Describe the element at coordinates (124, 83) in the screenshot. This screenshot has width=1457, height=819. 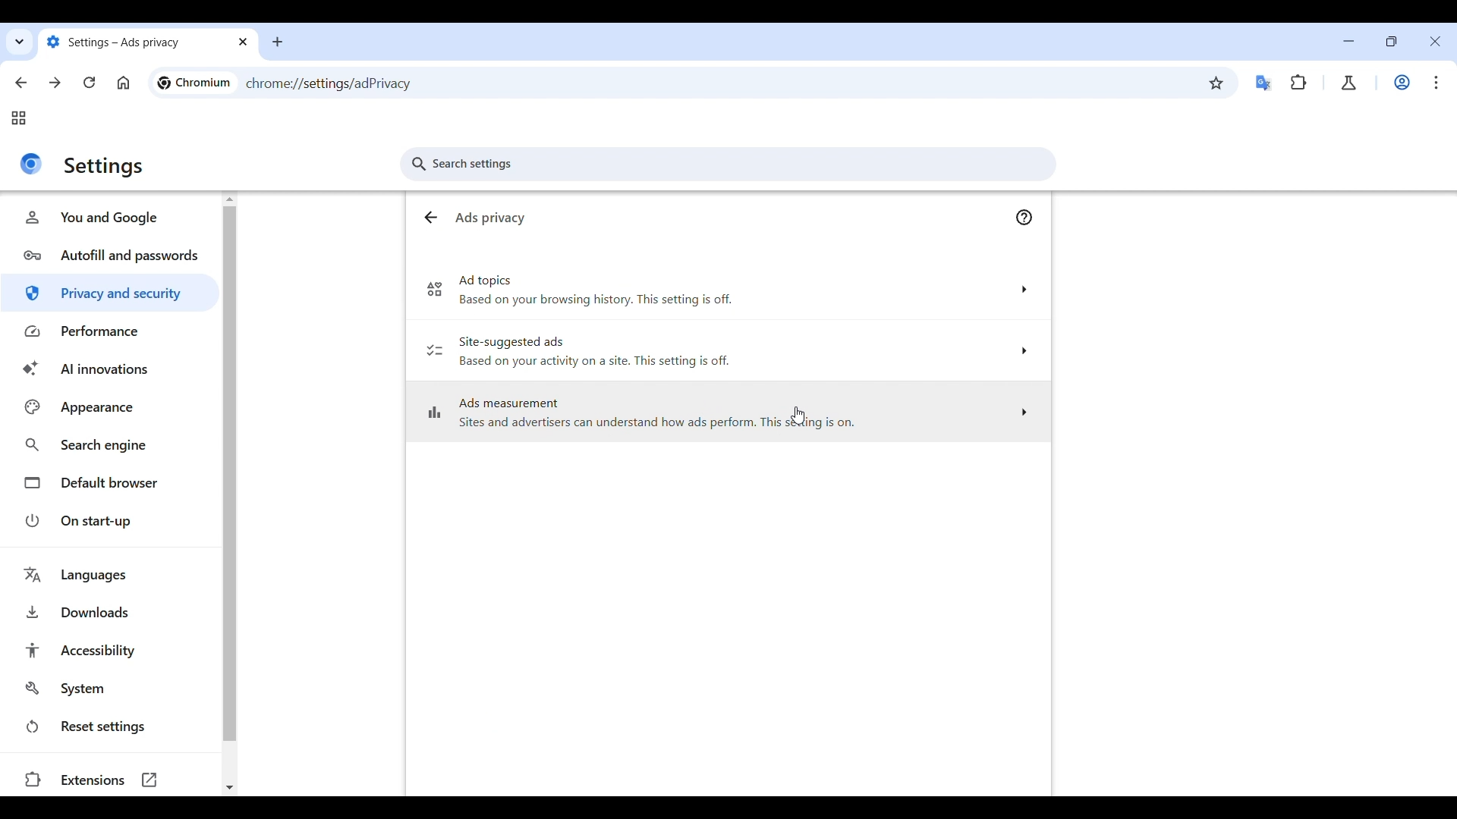
I see `Go to homepage` at that location.